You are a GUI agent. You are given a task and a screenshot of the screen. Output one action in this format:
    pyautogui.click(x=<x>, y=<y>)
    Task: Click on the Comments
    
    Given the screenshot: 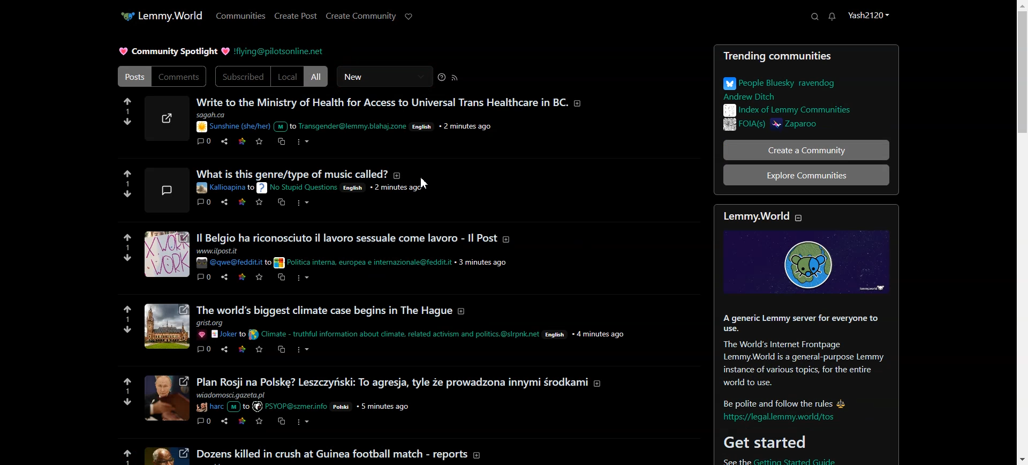 What is the action you would take?
    pyautogui.click(x=180, y=77)
    